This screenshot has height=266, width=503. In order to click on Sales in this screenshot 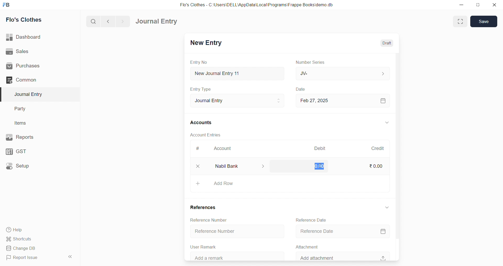, I will do `click(31, 51)`.